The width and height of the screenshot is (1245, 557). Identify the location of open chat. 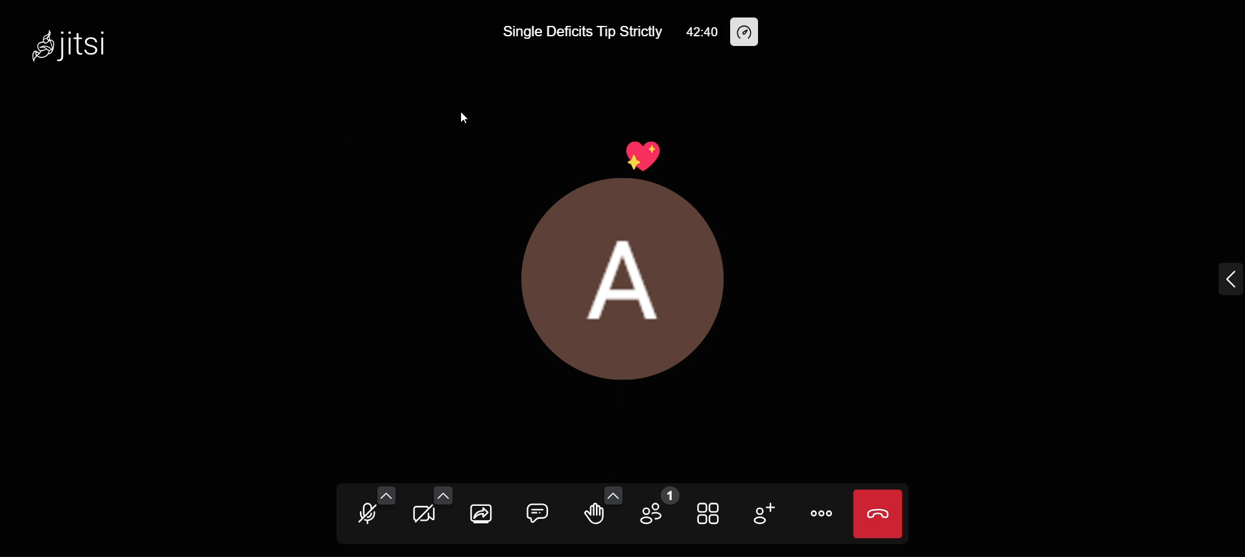
(538, 510).